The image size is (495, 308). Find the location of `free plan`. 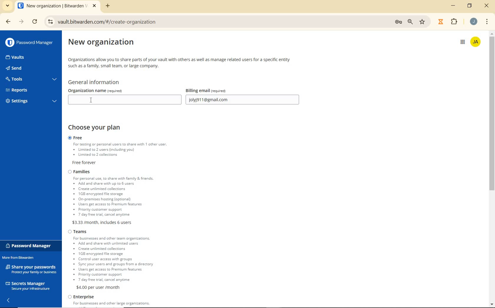

free plan is located at coordinates (127, 151).